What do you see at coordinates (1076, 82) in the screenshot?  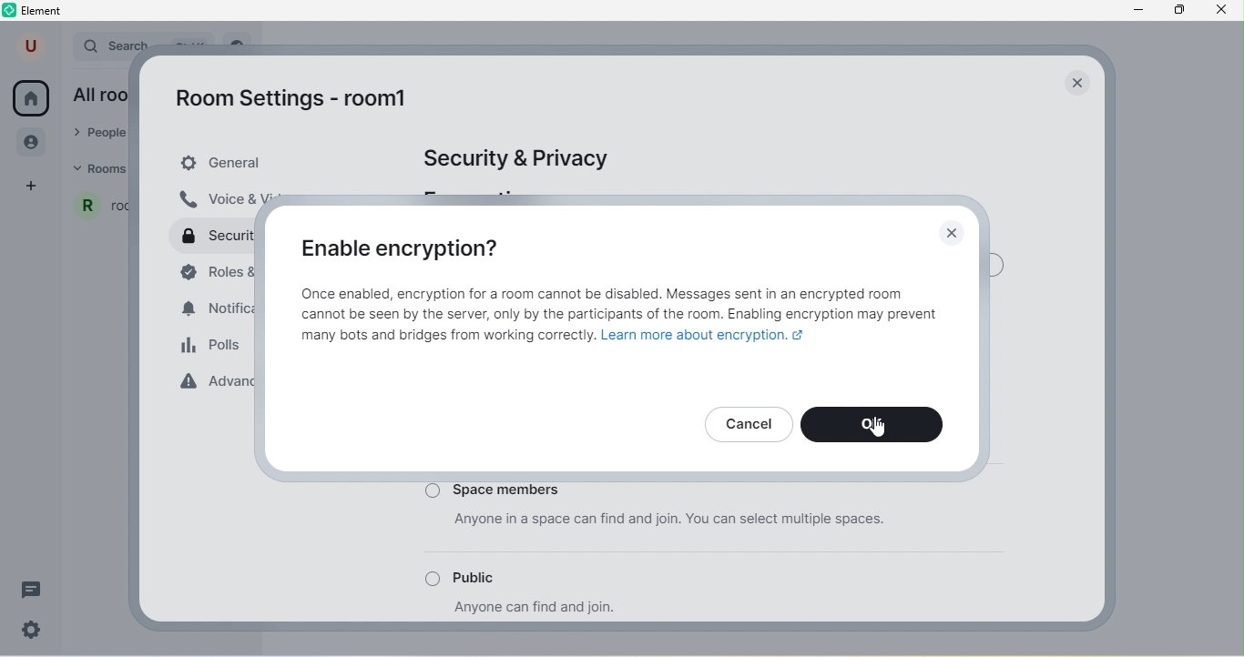 I see `close` at bounding box center [1076, 82].